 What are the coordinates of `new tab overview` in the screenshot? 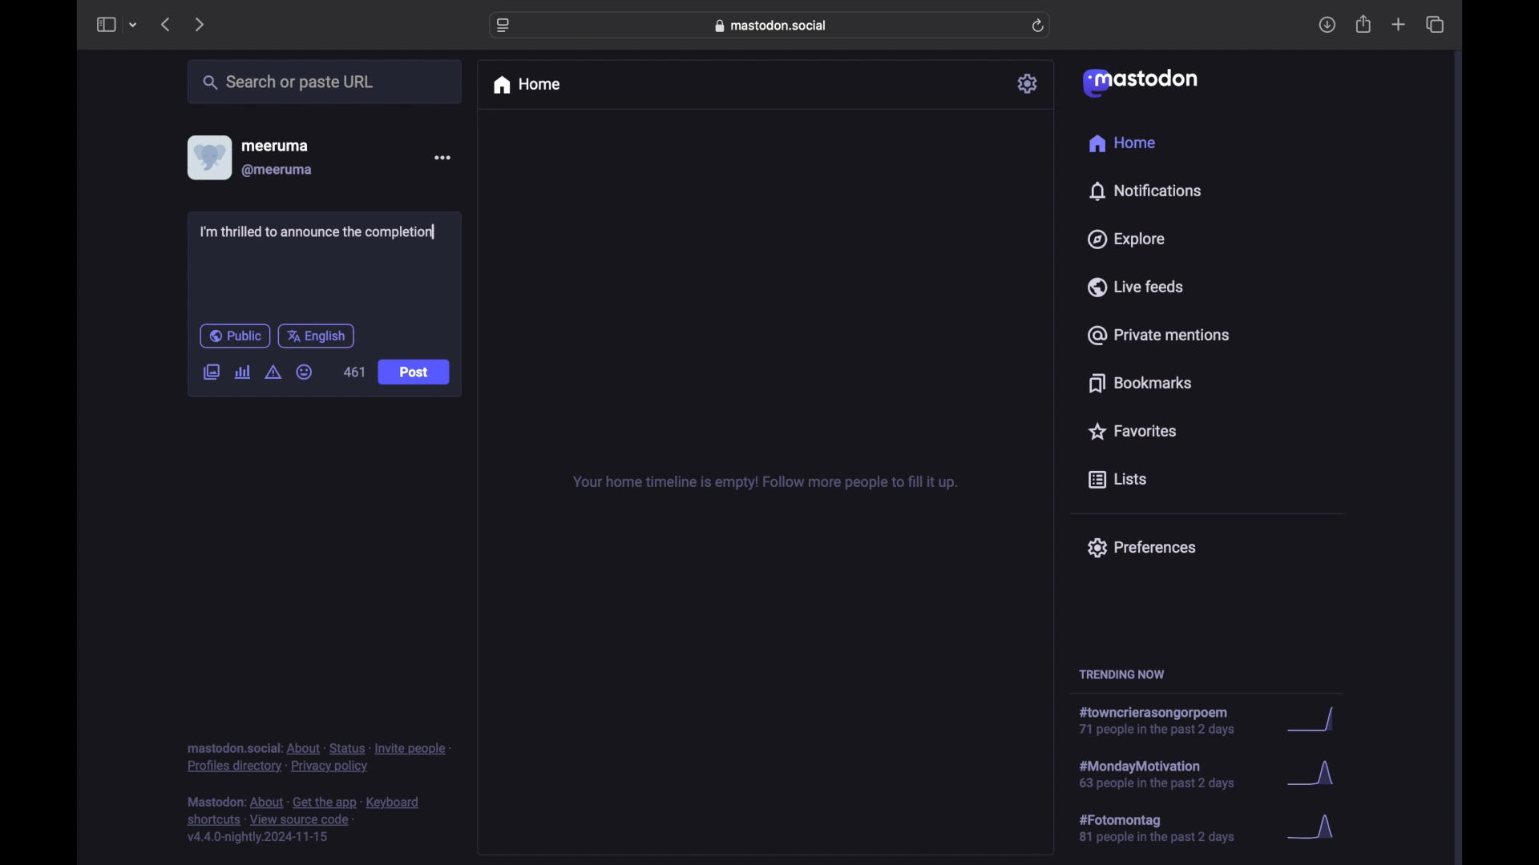 It's located at (1399, 24).